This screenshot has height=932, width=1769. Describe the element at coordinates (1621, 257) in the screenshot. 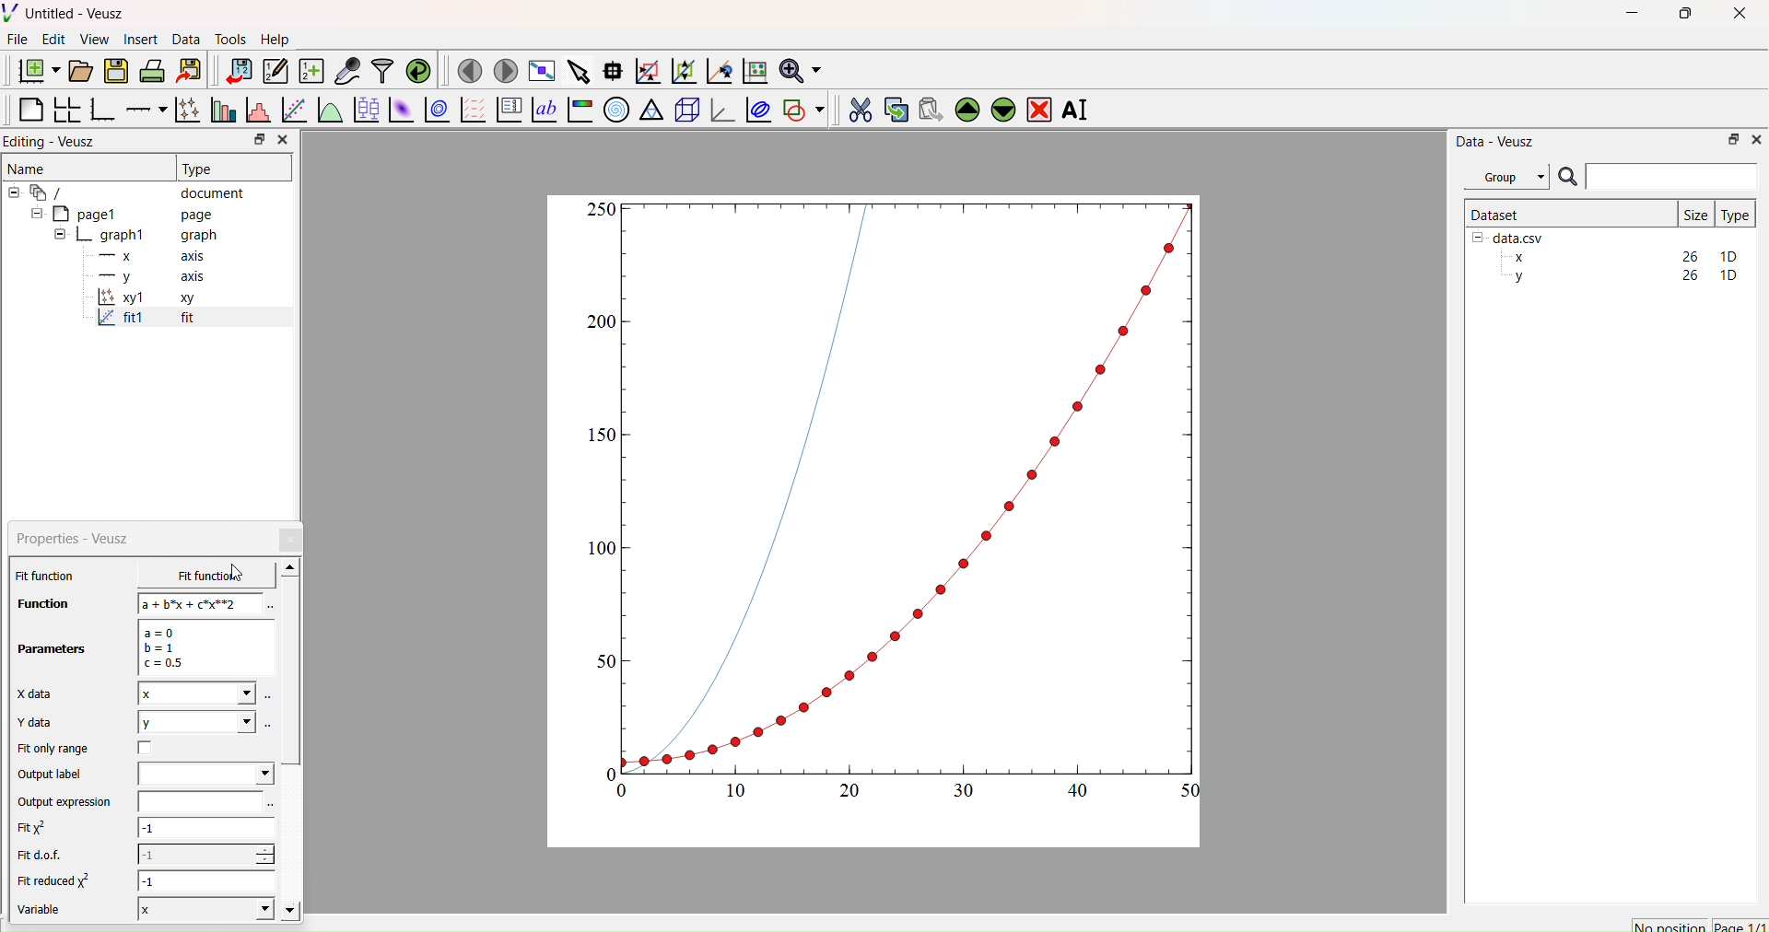

I see `x 26 1D` at that location.